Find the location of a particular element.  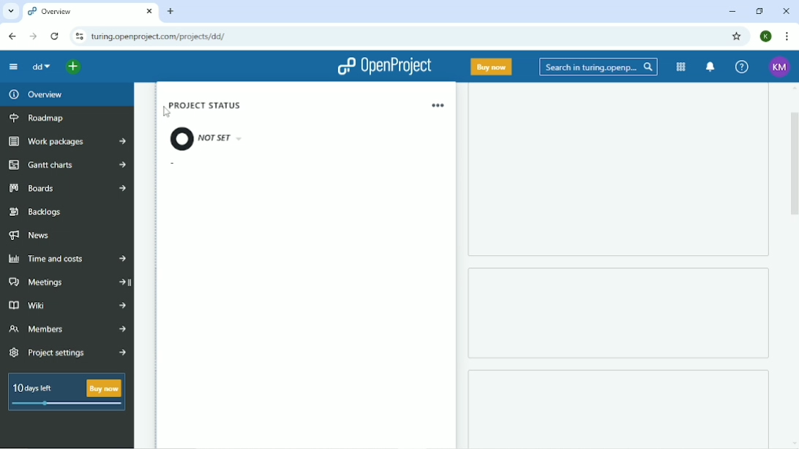

Collapse project menu is located at coordinates (14, 67).